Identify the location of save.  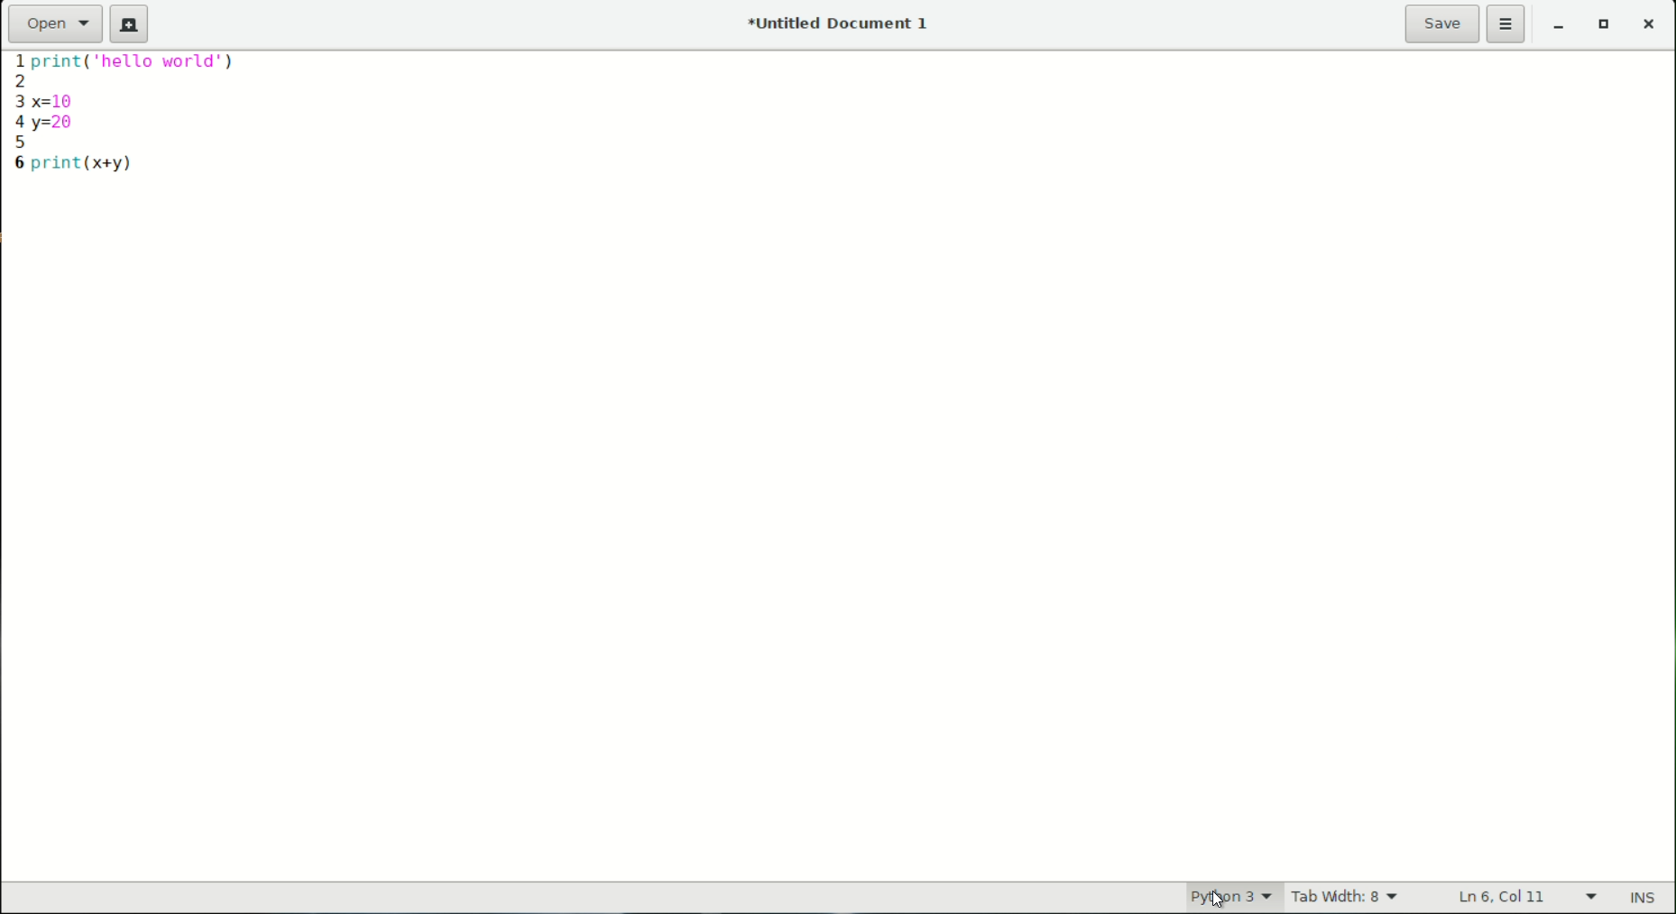
(1443, 23).